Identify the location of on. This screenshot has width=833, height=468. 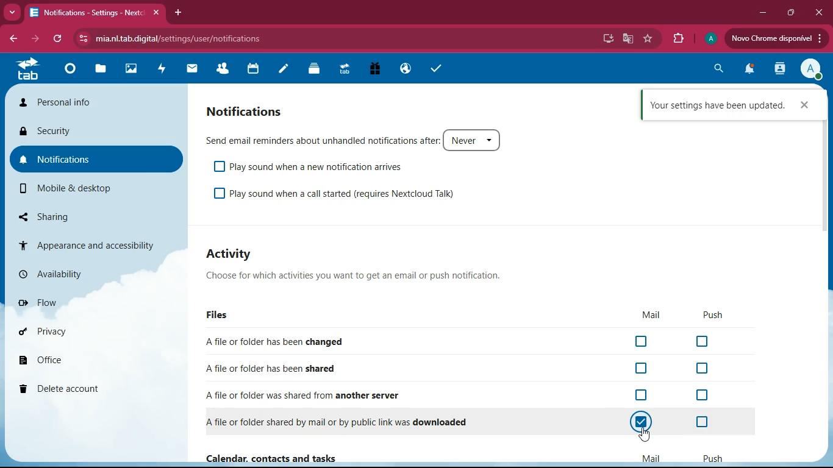
(642, 422).